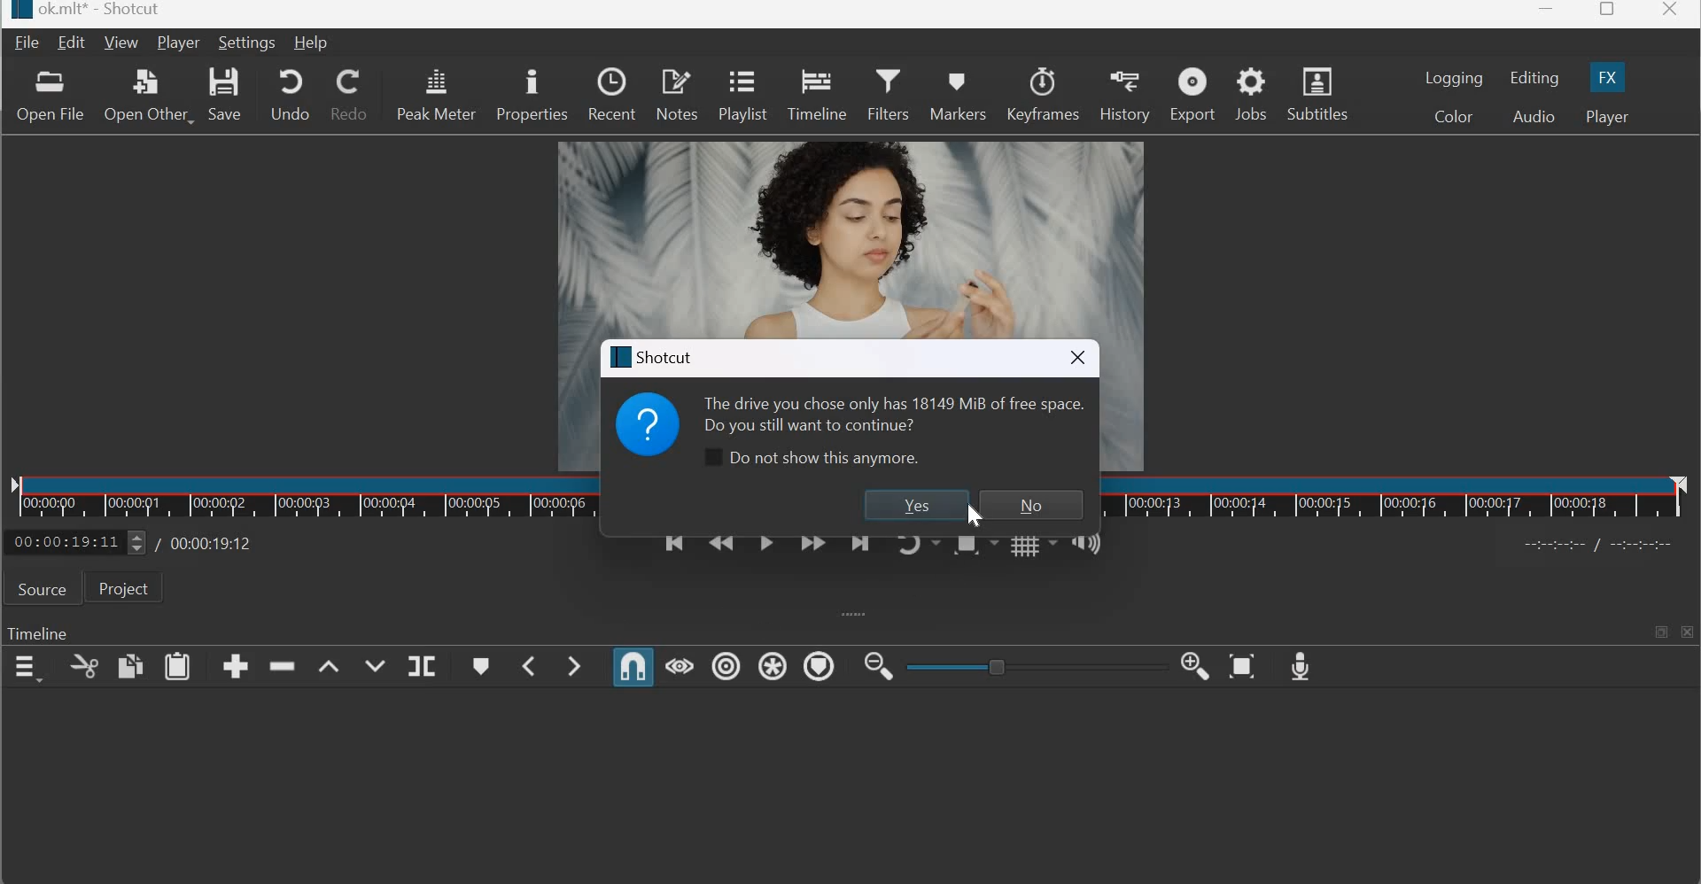  What do you see at coordinates (773, 665) in the screenshot?
I see `Ripple all tracks` at bounding box center [773, 665].